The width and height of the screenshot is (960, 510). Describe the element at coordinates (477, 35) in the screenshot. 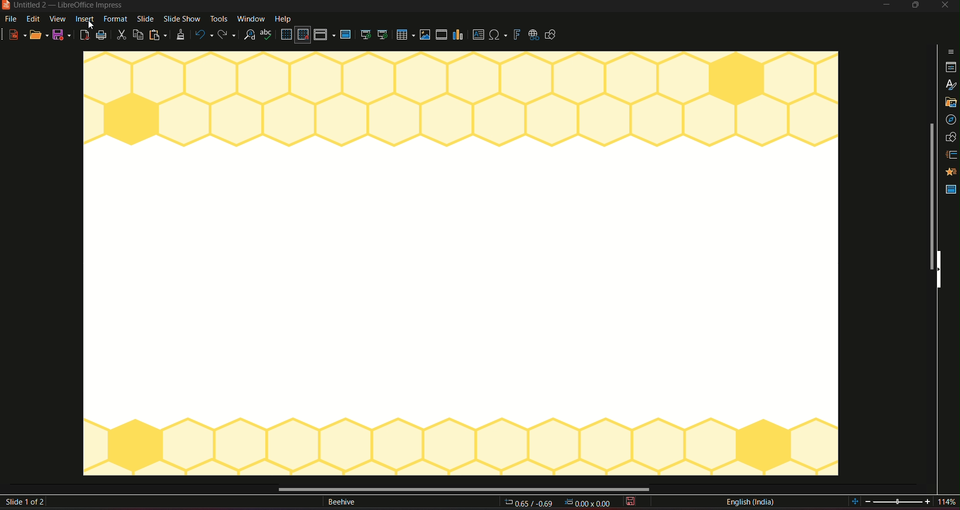

I see `insert text box` at that location.